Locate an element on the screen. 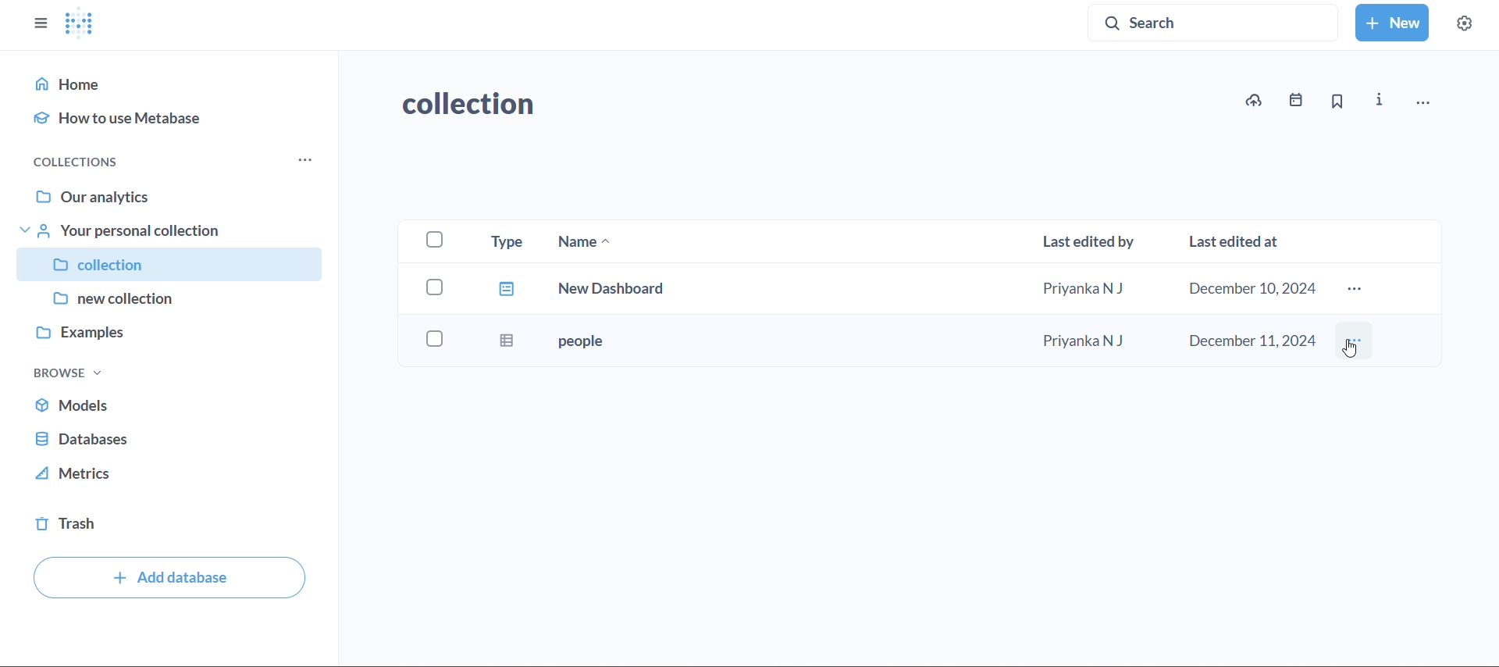 The width and height of the screenshot is (1499, 667). trash  is located at coordinates (172, 527).